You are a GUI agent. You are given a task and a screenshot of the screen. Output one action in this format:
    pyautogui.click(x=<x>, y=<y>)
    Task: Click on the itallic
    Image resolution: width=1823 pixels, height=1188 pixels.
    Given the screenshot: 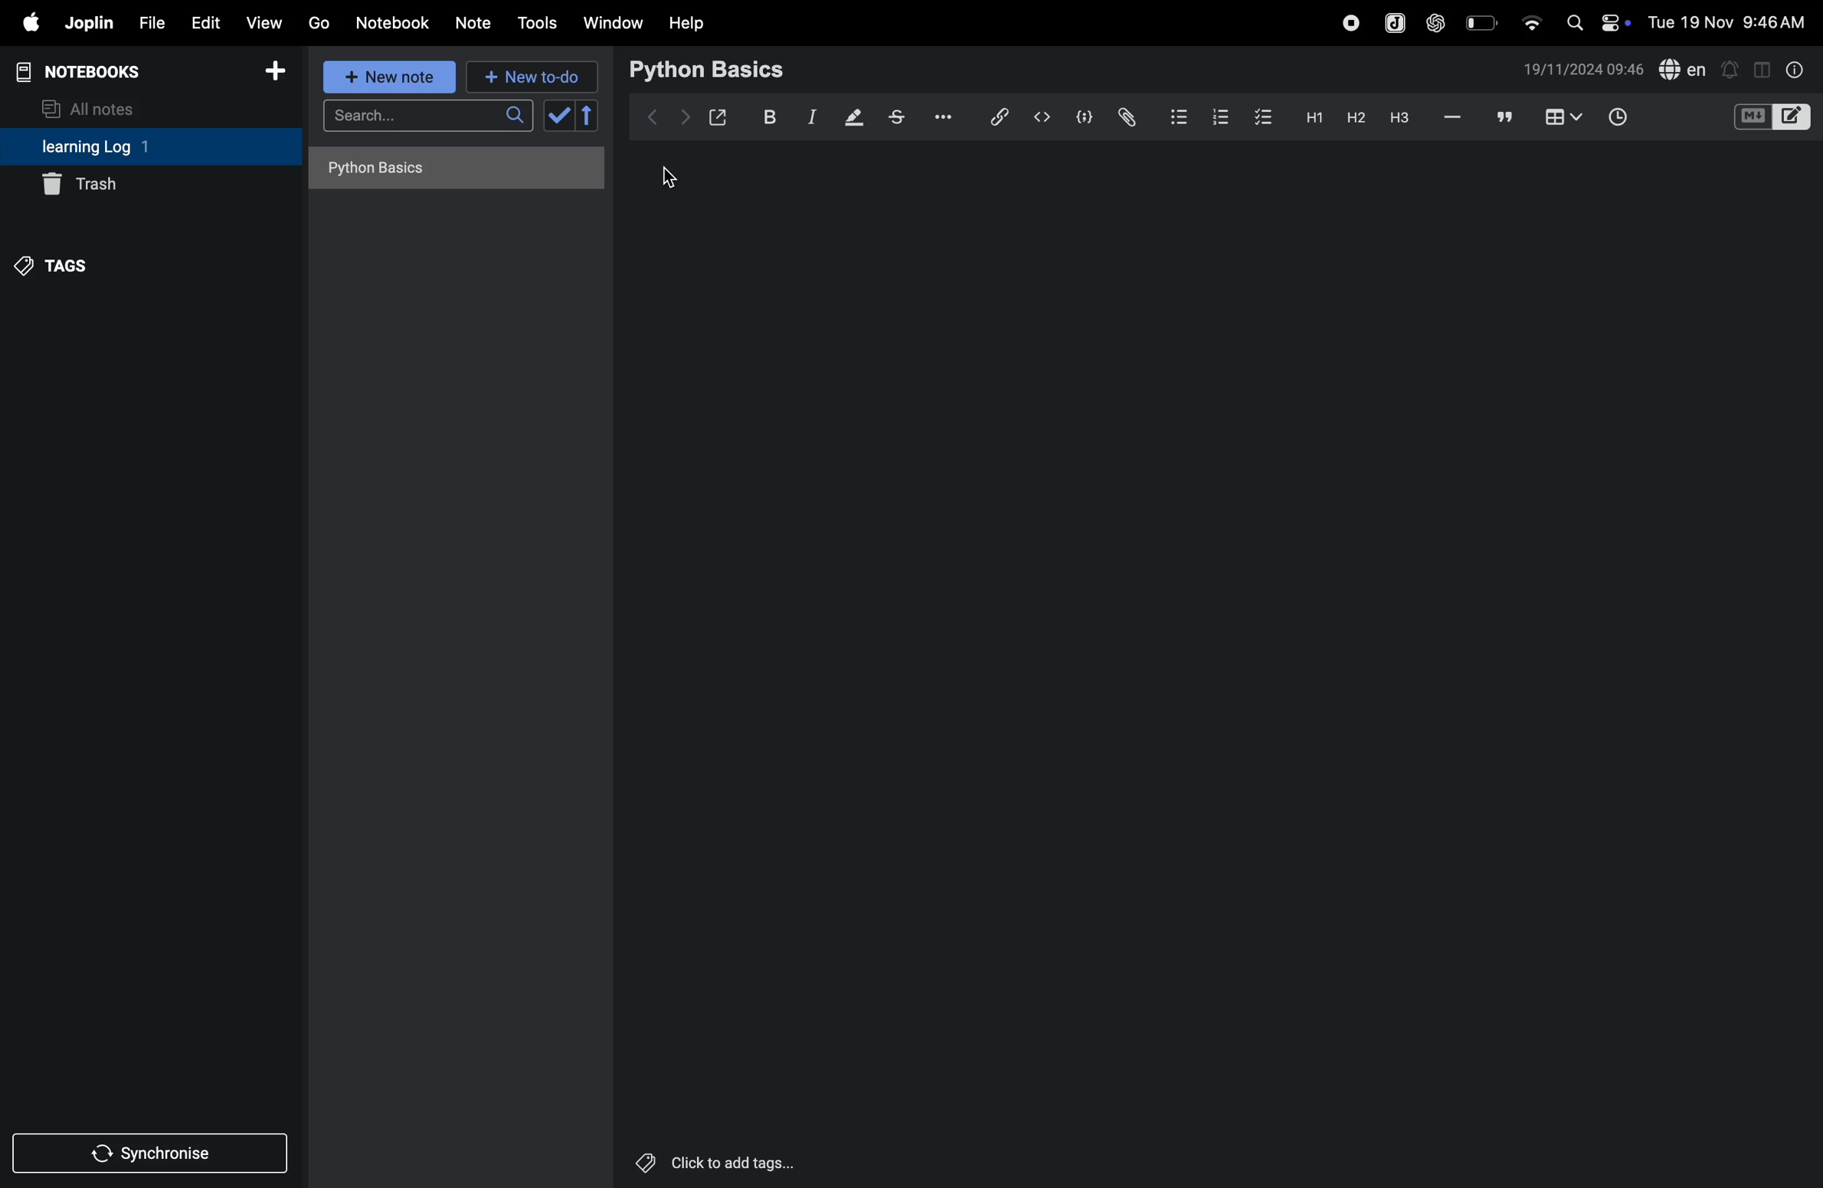 What is the action you would take?
    pyautogui.click(x=810, y=118)
    